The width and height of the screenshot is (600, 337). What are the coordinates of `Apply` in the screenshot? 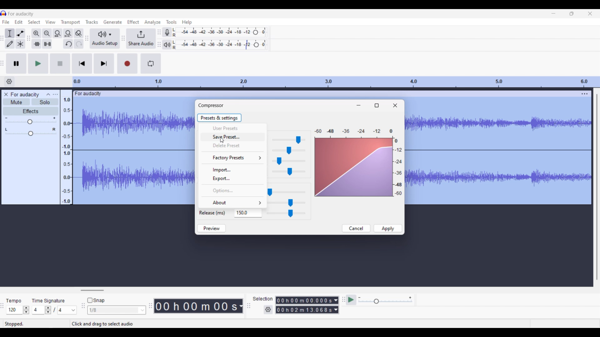 It's located at (388, 228).